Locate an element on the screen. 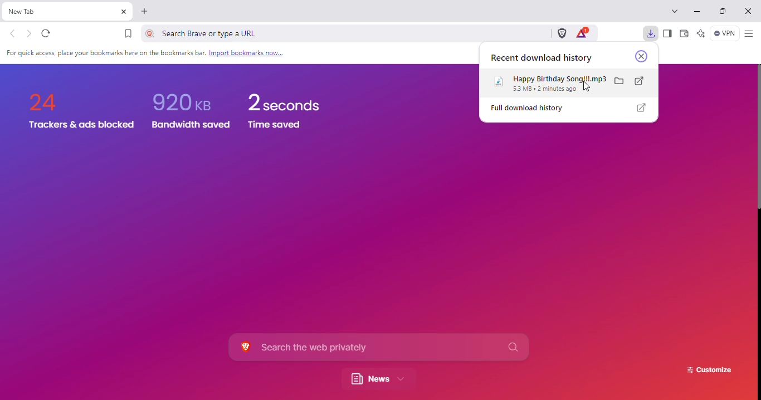 This screenshot has height=400, width=761. news is located at coordinates (377, 379).